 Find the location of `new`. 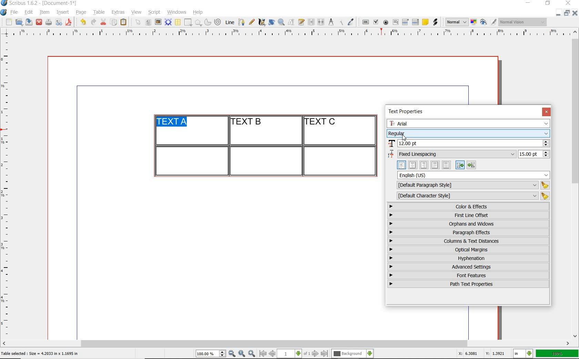

new is located at coordinates (8, 22).